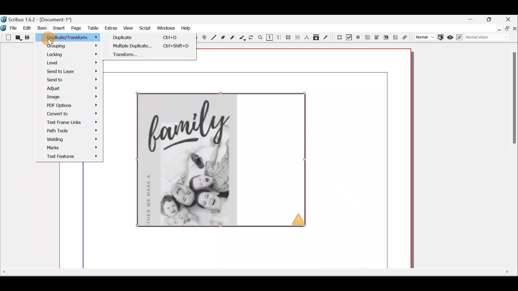  What do you see at coordinates (110, 28) in the screenshot?
I see `Extras` at bounding box center [110, 28].